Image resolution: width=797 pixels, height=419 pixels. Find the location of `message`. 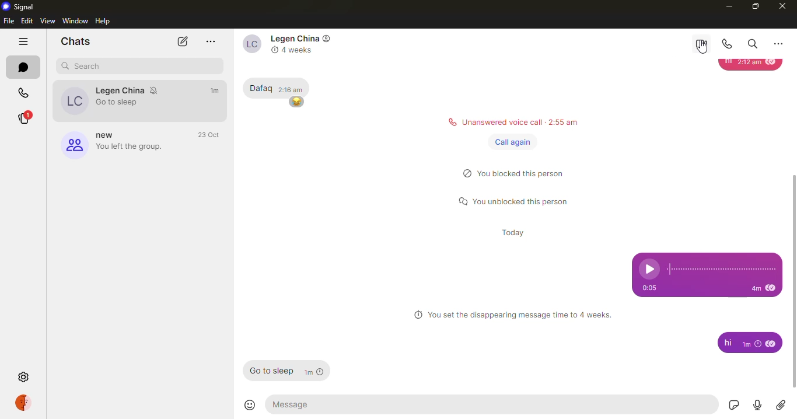

message is located at coordinates (493, 404).